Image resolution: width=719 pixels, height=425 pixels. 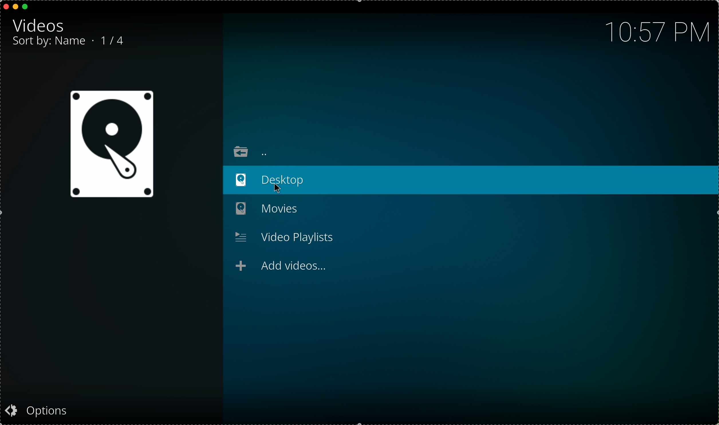 I want to click on videos icon, so click(x=111, y=145).